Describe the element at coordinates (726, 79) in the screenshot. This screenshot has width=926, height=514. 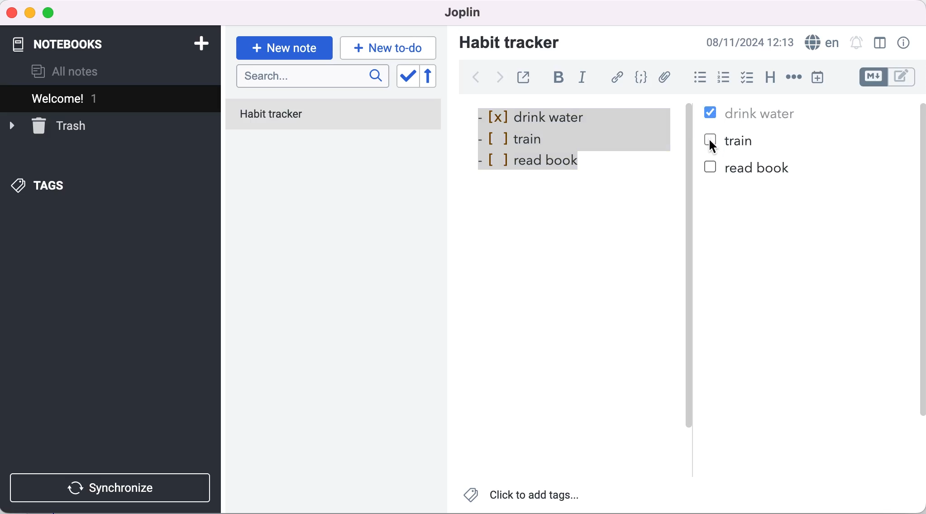
I see `numbered list` at that location.